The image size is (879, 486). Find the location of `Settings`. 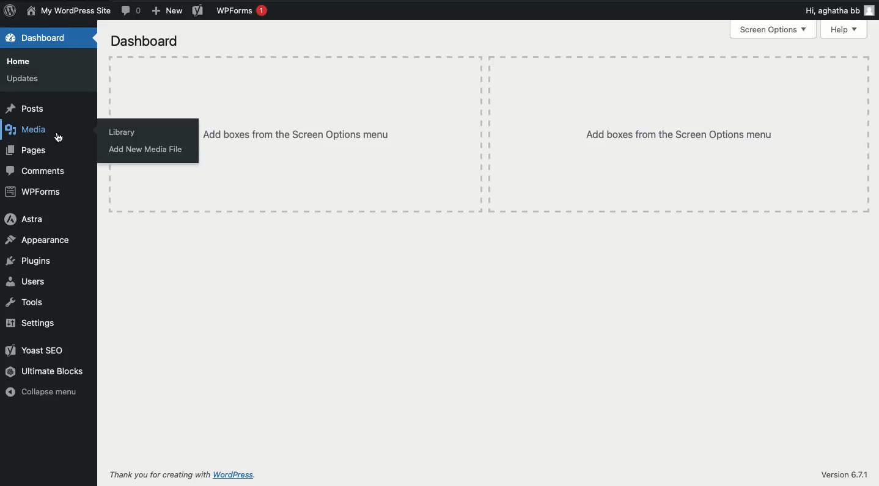

Settings is located at coordinates (29, 323).